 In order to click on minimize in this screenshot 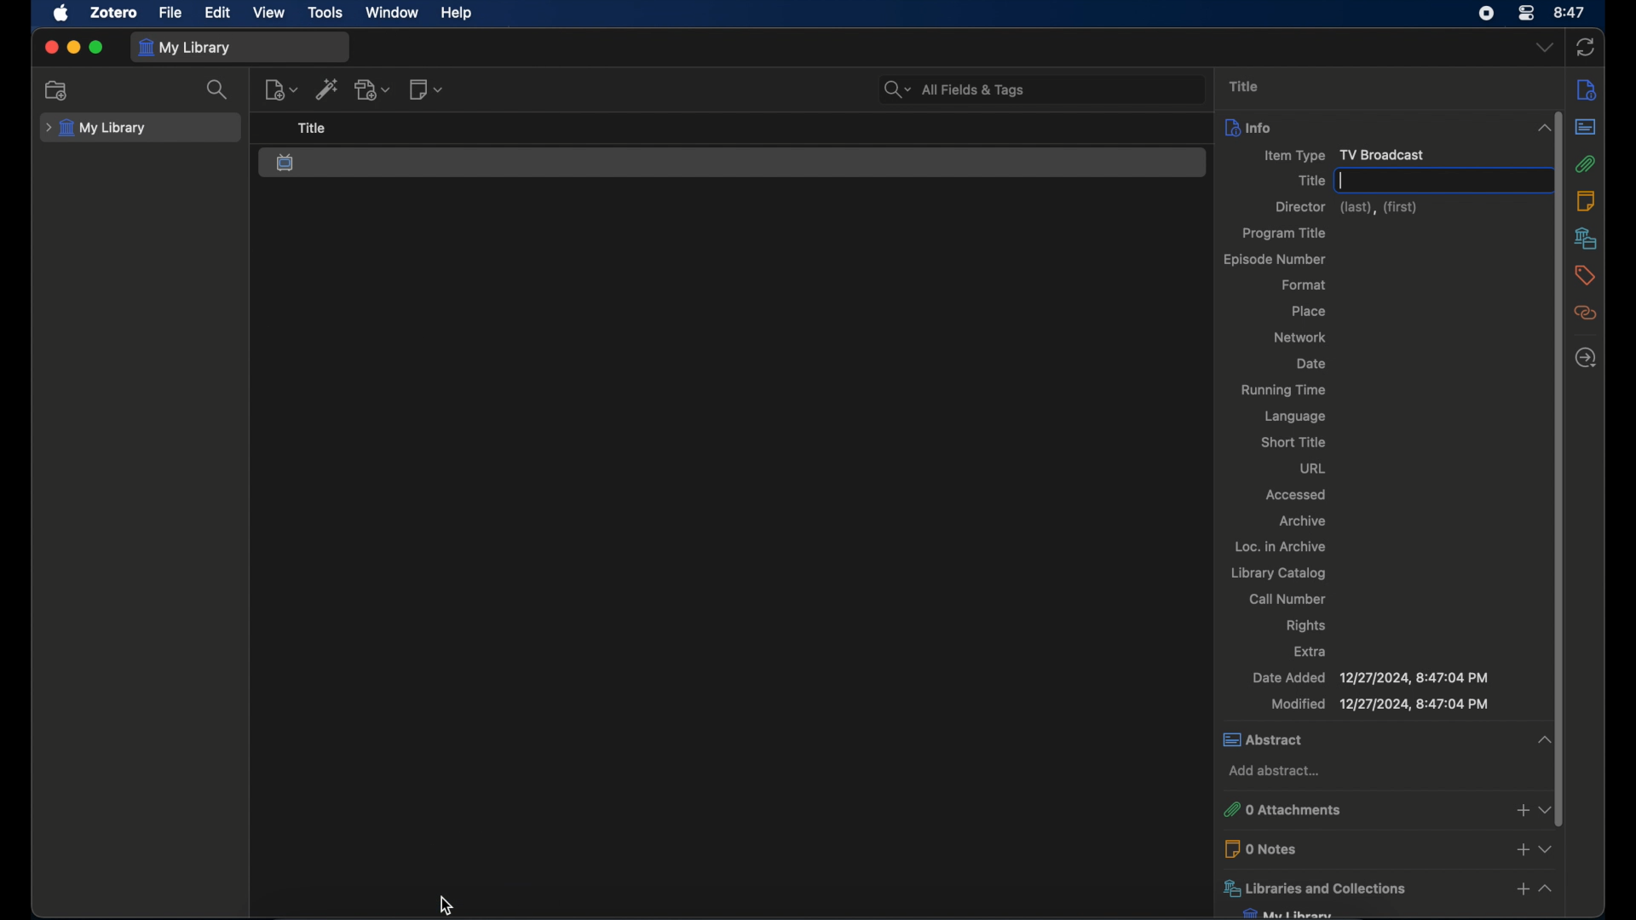, I will do `click(73, 49)`.